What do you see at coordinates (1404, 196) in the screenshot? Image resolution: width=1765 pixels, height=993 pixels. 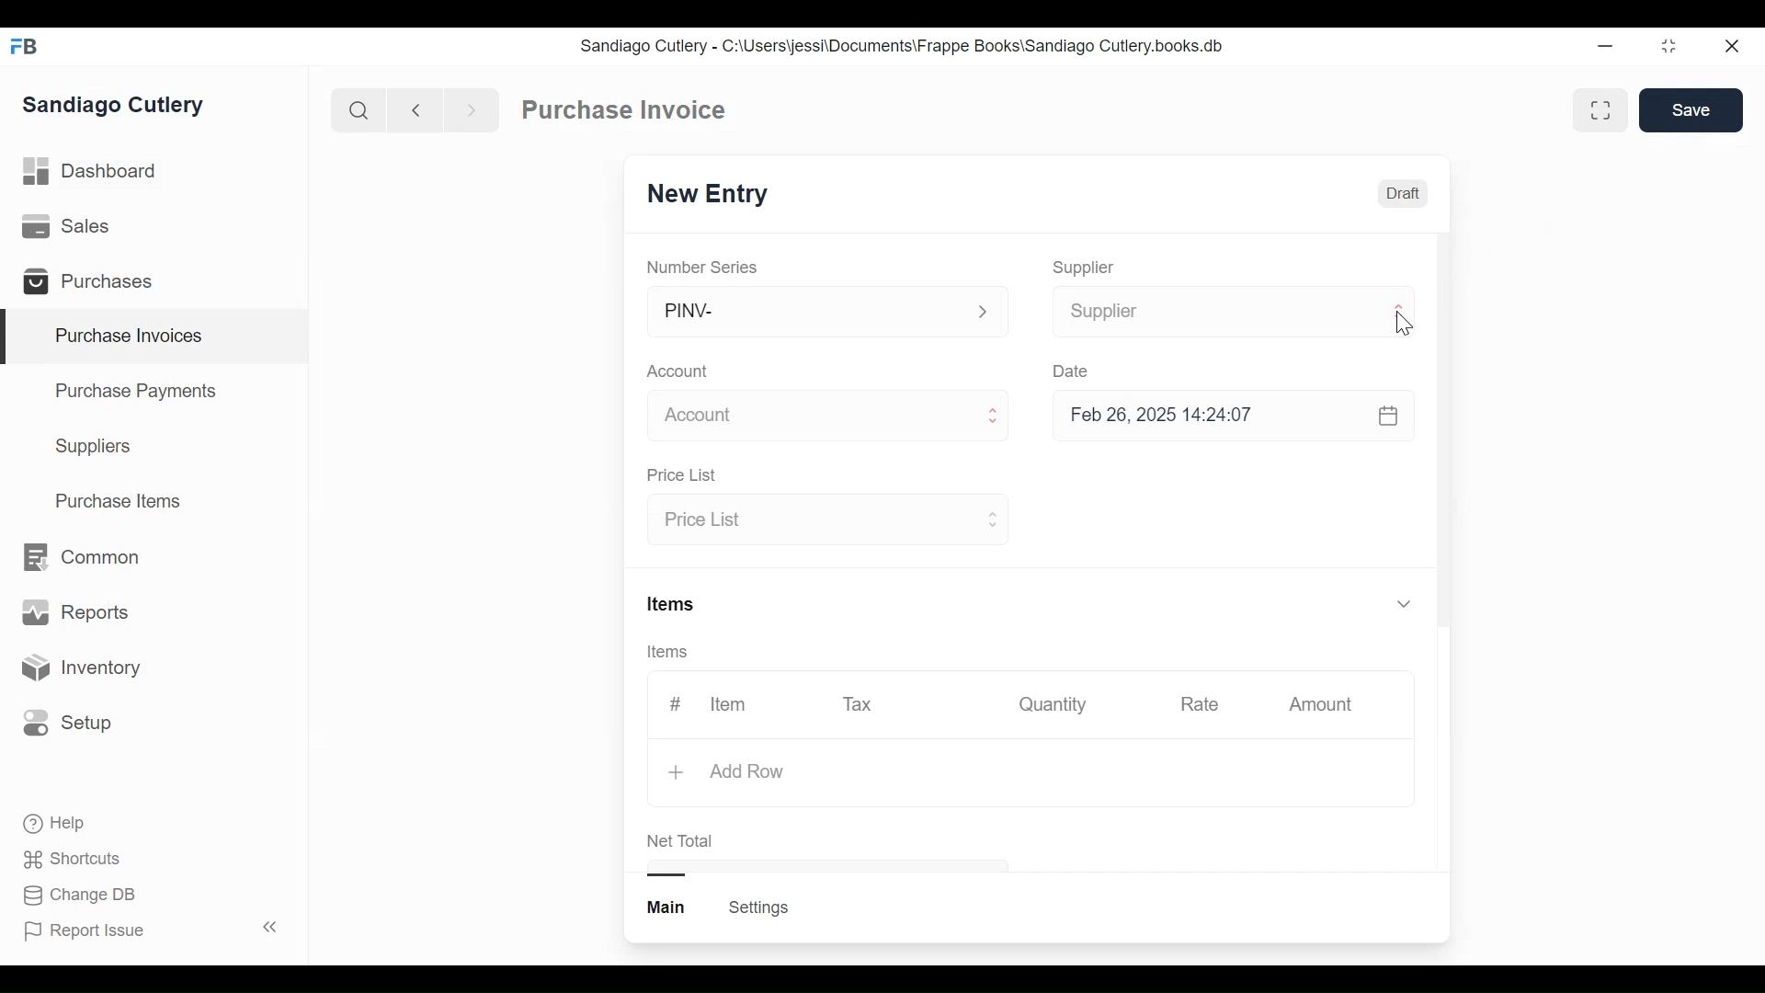 I see `Draft` at bounding box center [1404, 196].